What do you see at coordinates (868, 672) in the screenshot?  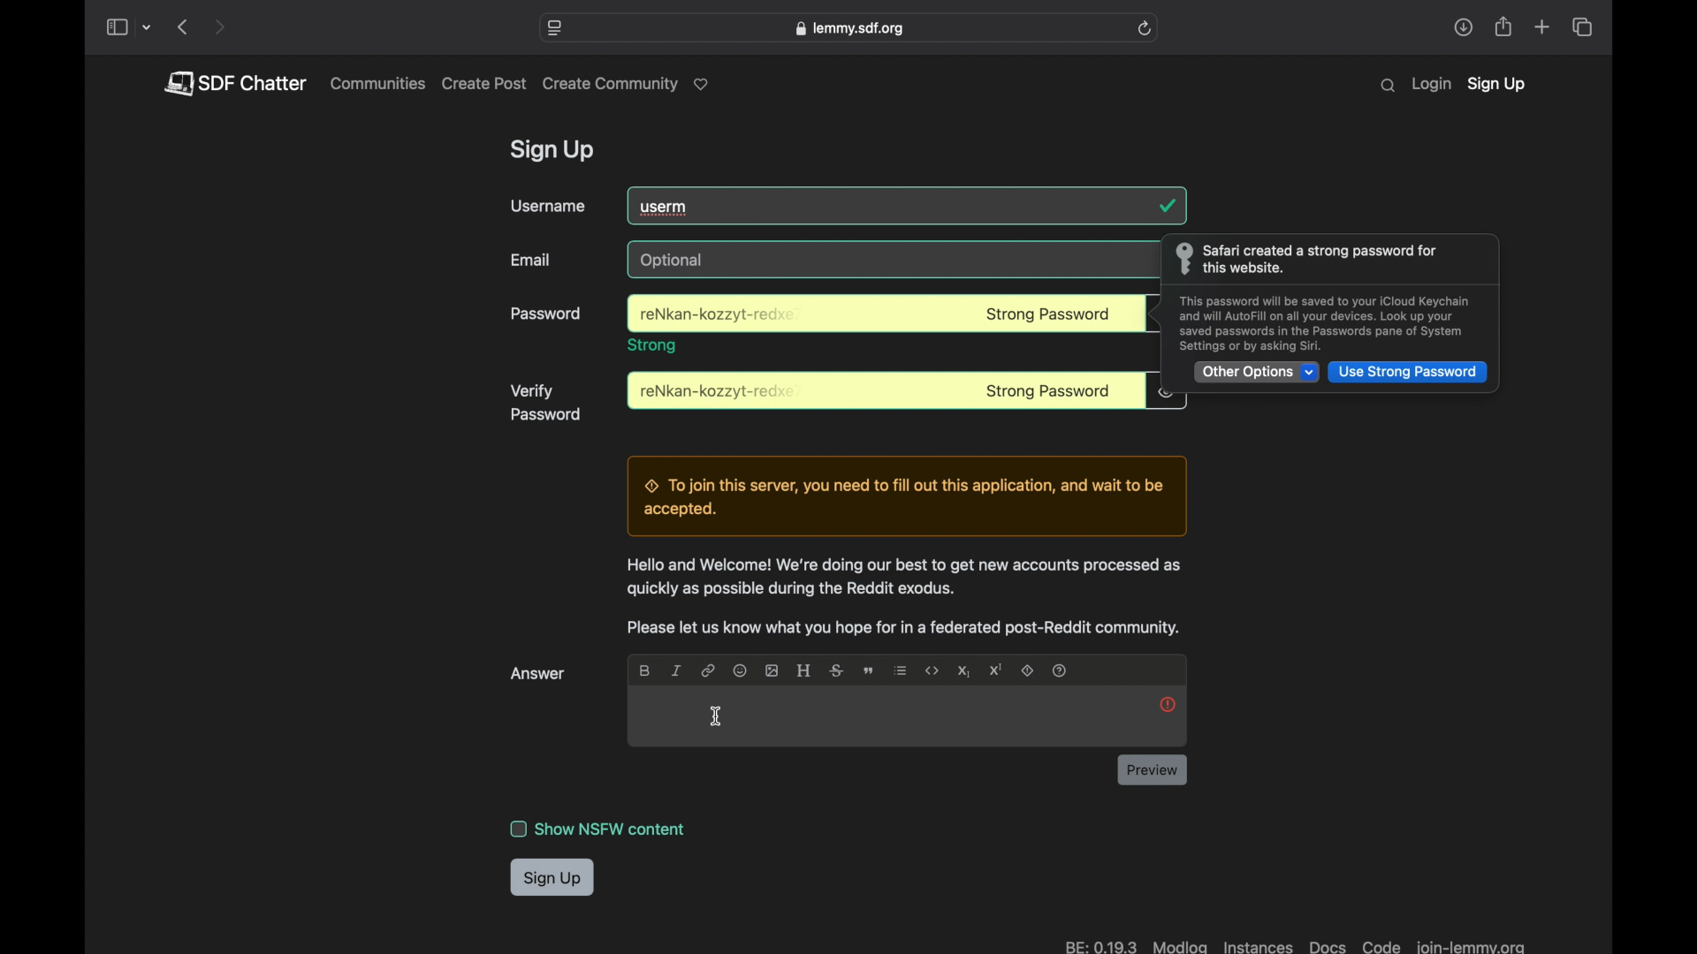 I see `quote` at bounding box center [868, 672].